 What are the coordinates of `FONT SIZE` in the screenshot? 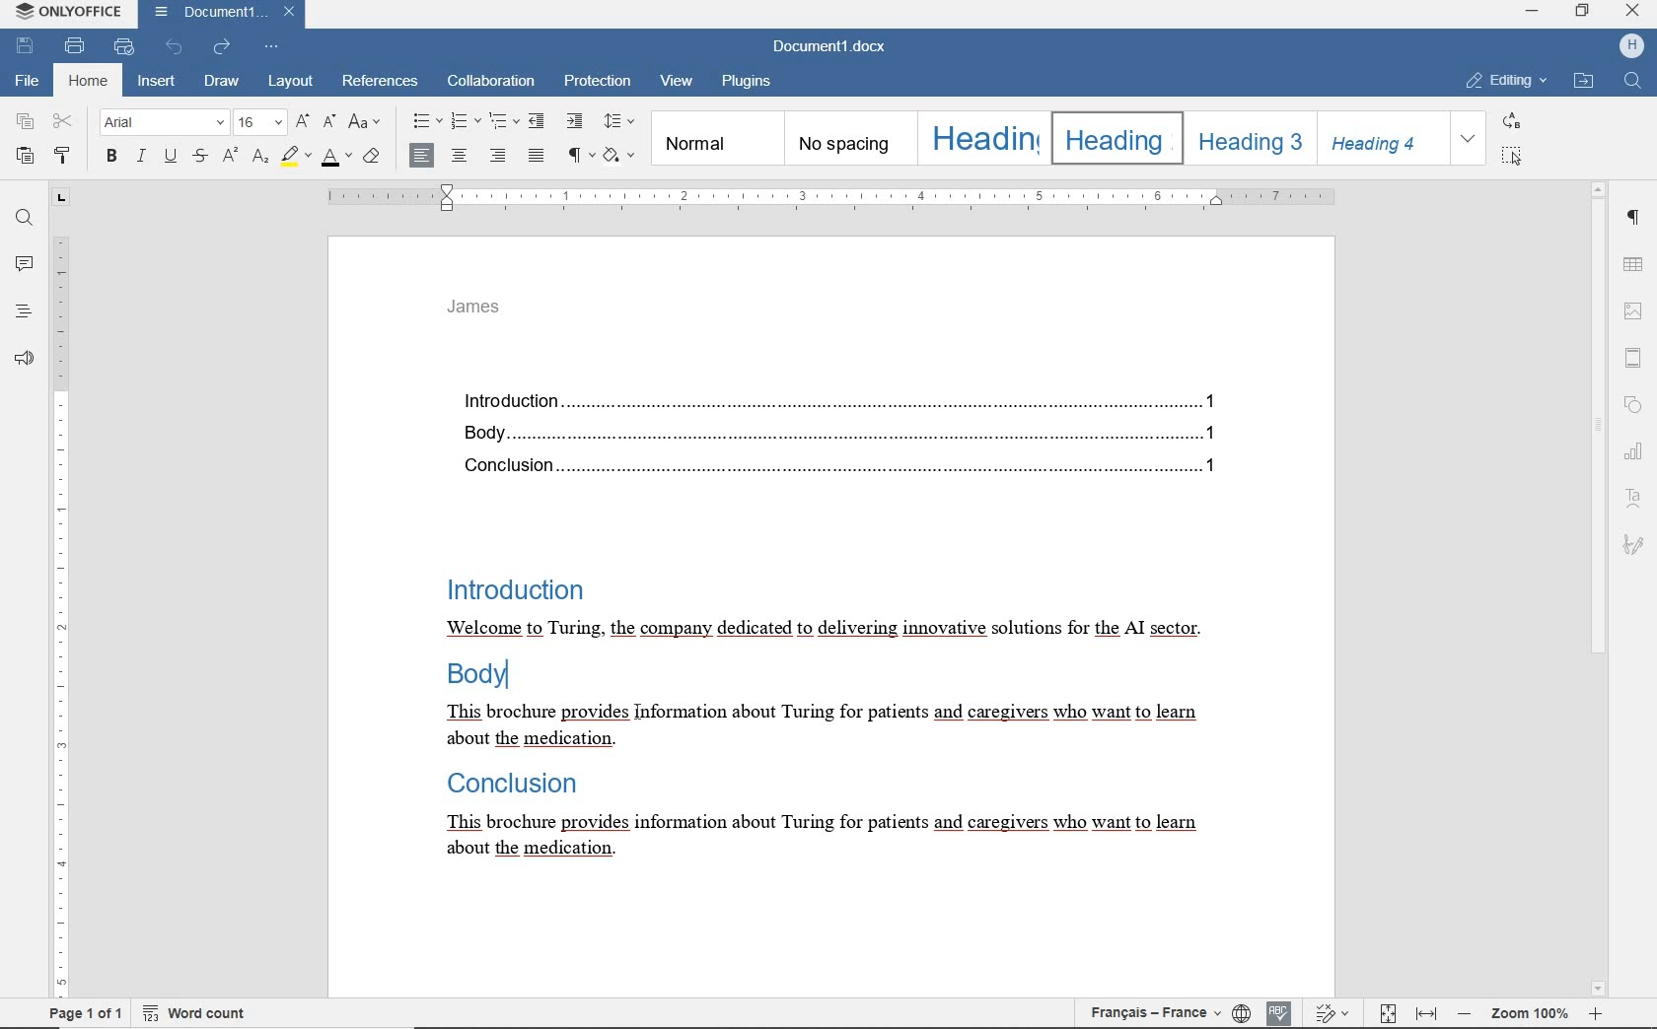 It's located at (260, 121).